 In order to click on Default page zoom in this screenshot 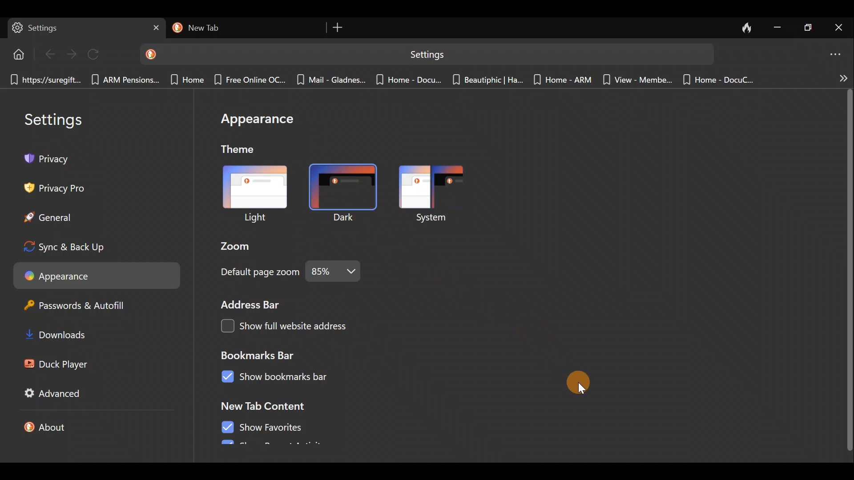, I will do `click(286, 274)`.